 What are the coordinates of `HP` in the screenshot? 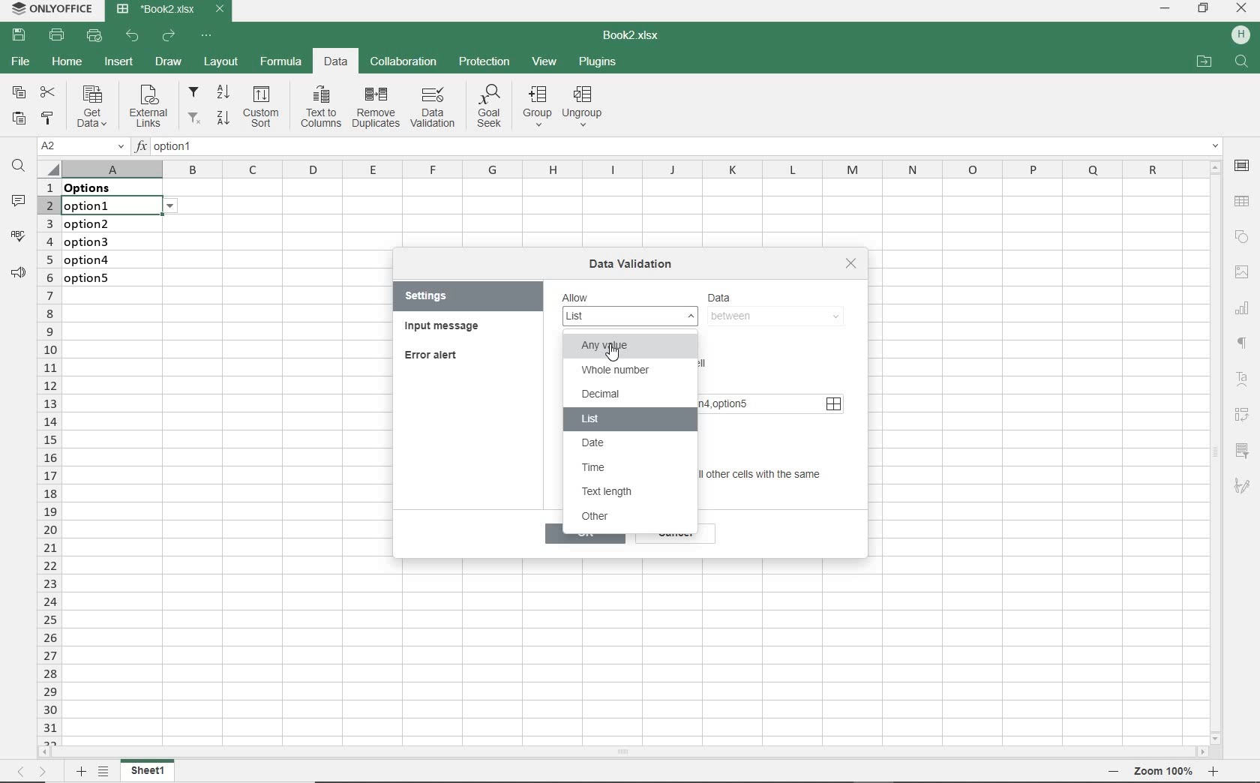 It's located at (1242, 36).